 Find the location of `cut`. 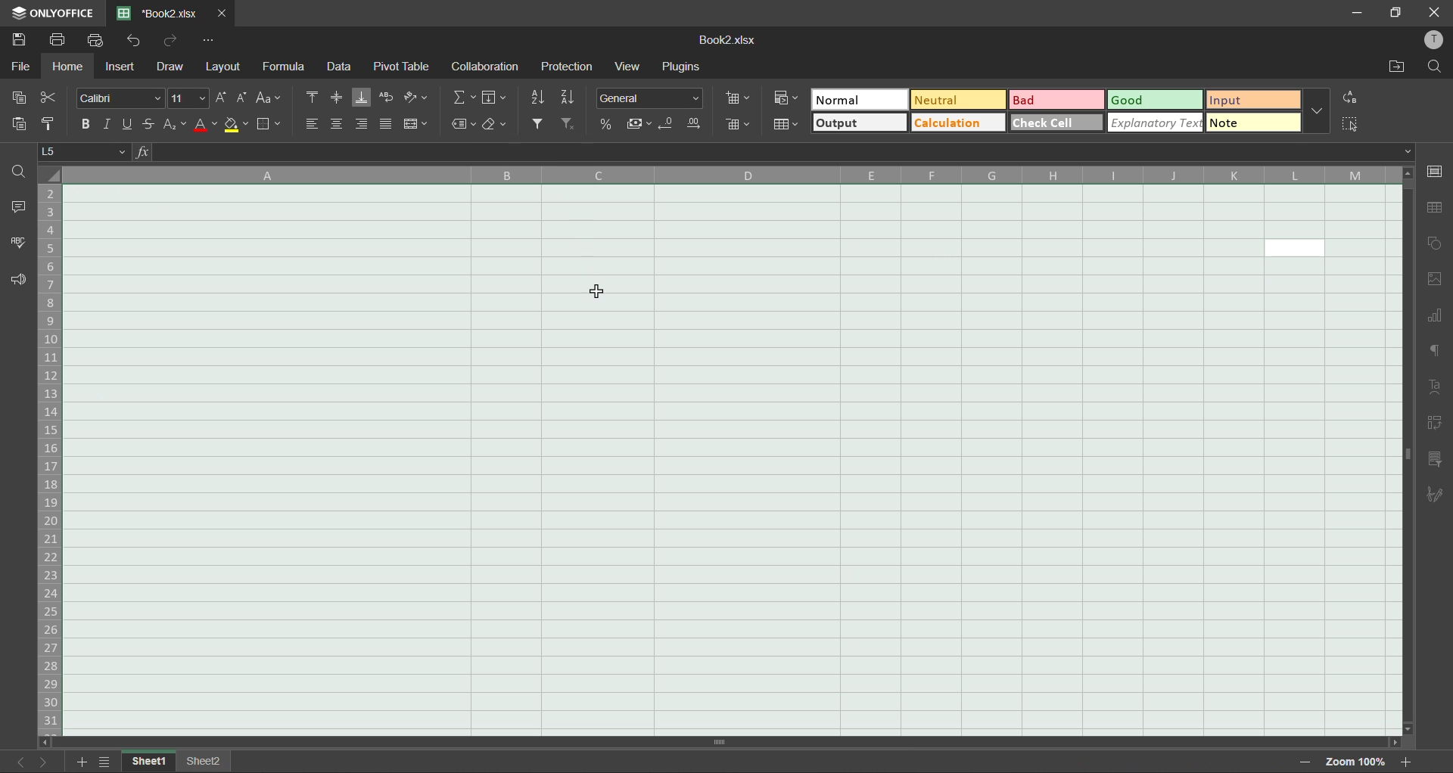

cut is located at coordinates (49, 95).